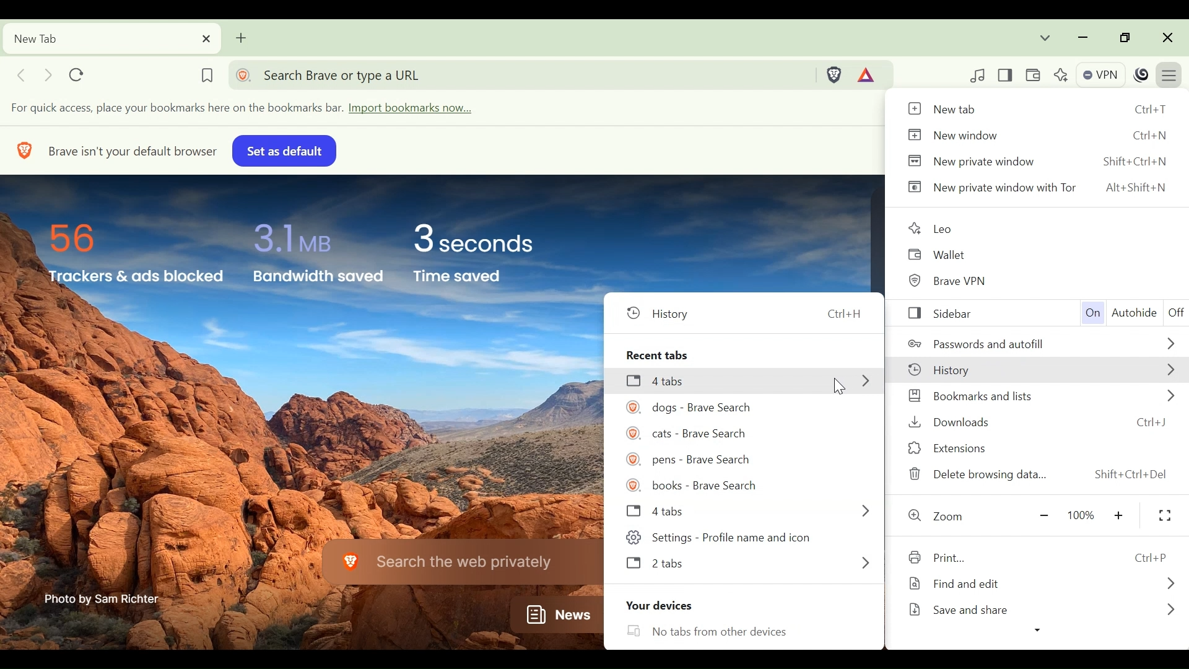 This screenshot has width=1189, height=669. What do you see at coordinates (694, 486) in the screenshot?
I see `(@ books - Brave Search` at bounding box center [694, 486].